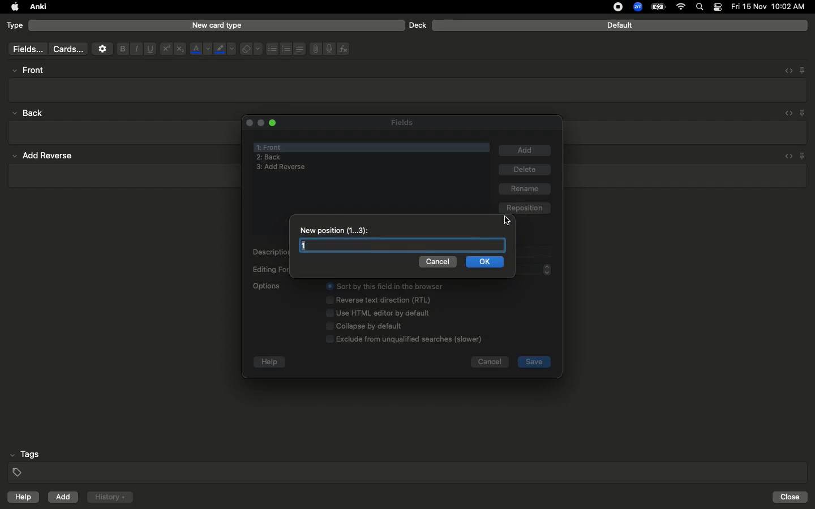 The image size is (815, 509). Describe the element at coordinates (508, 221) in the screenshot. I see `cursor` at that location.